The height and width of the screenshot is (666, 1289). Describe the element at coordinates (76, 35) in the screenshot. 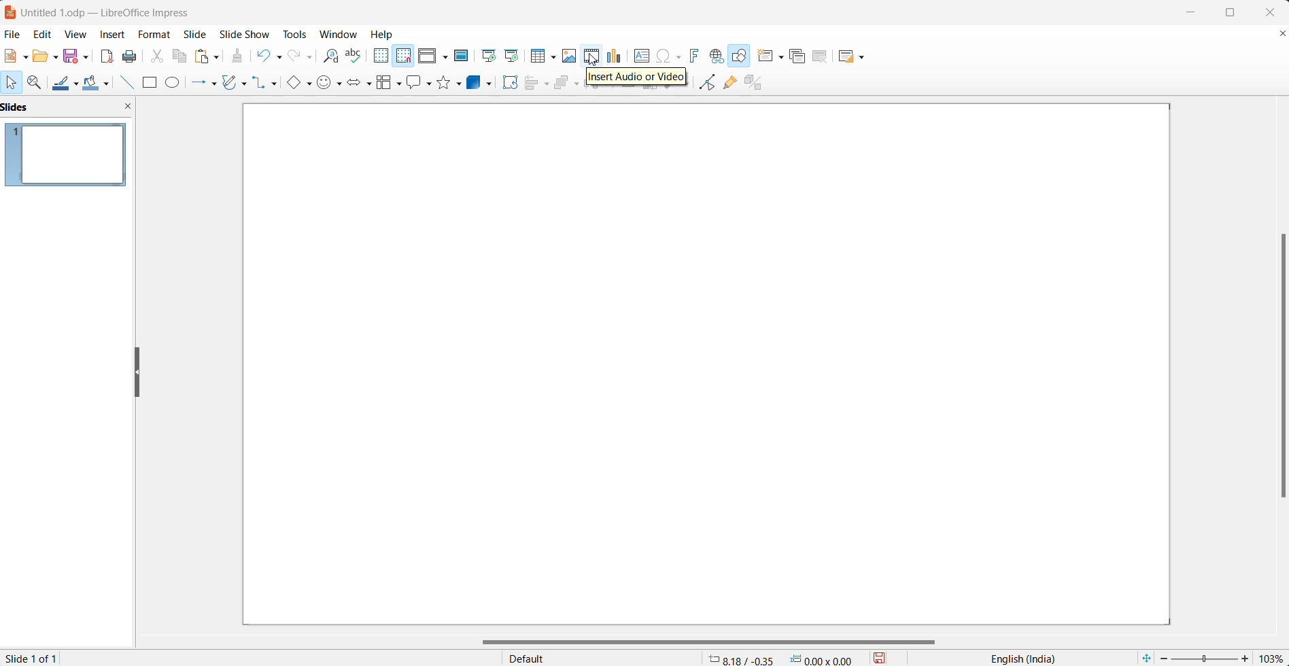

I see `view` at that location.